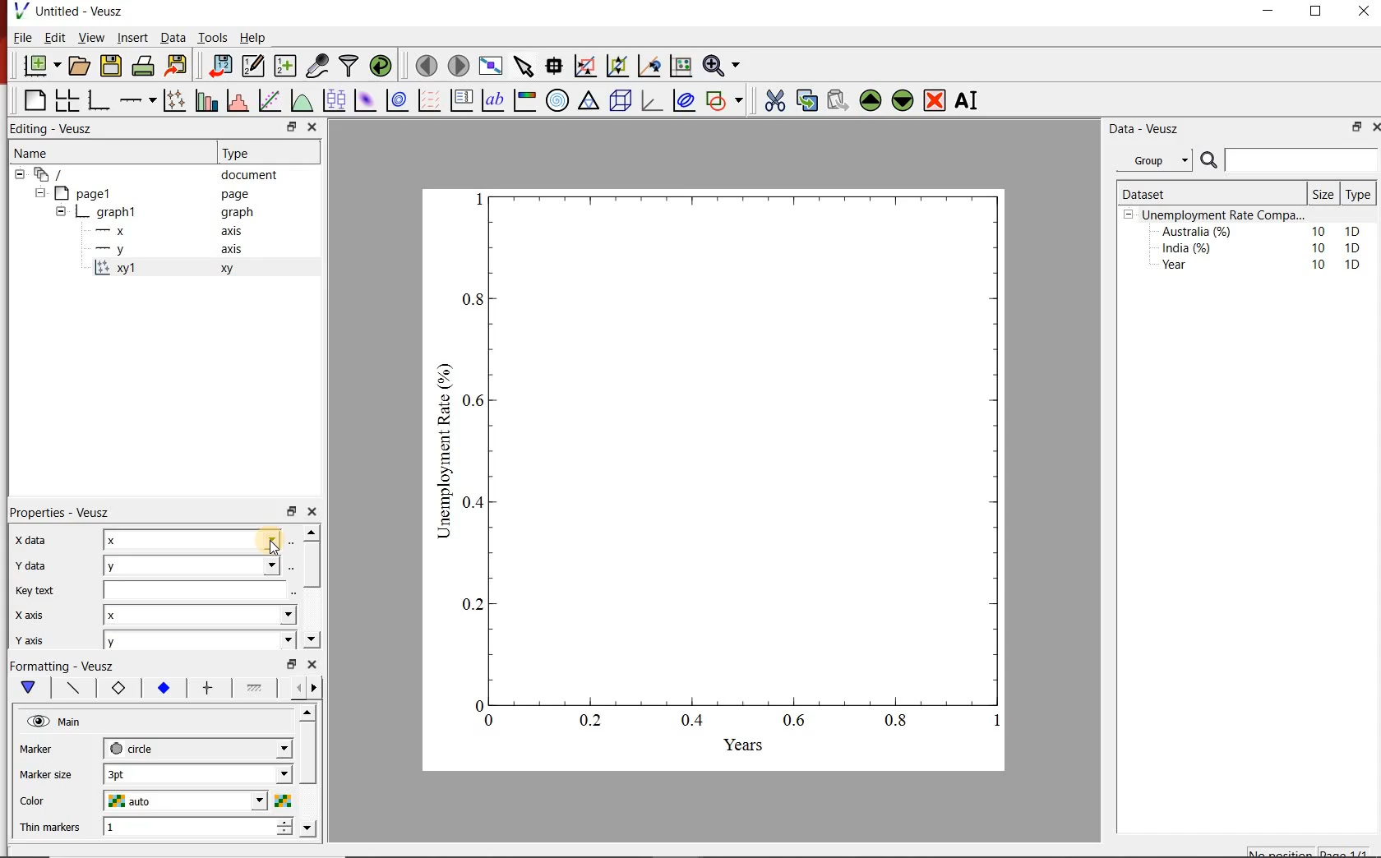 This screenshot has height=858, width=1381. I want to click on move right, so click(313, 688).